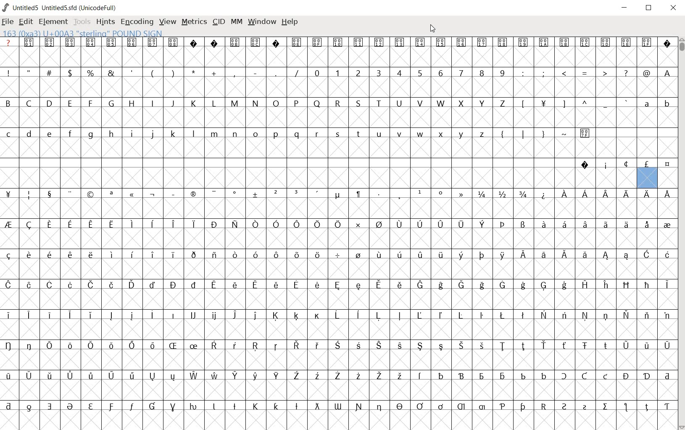  I want to click on Symbol, so click(256, 193).